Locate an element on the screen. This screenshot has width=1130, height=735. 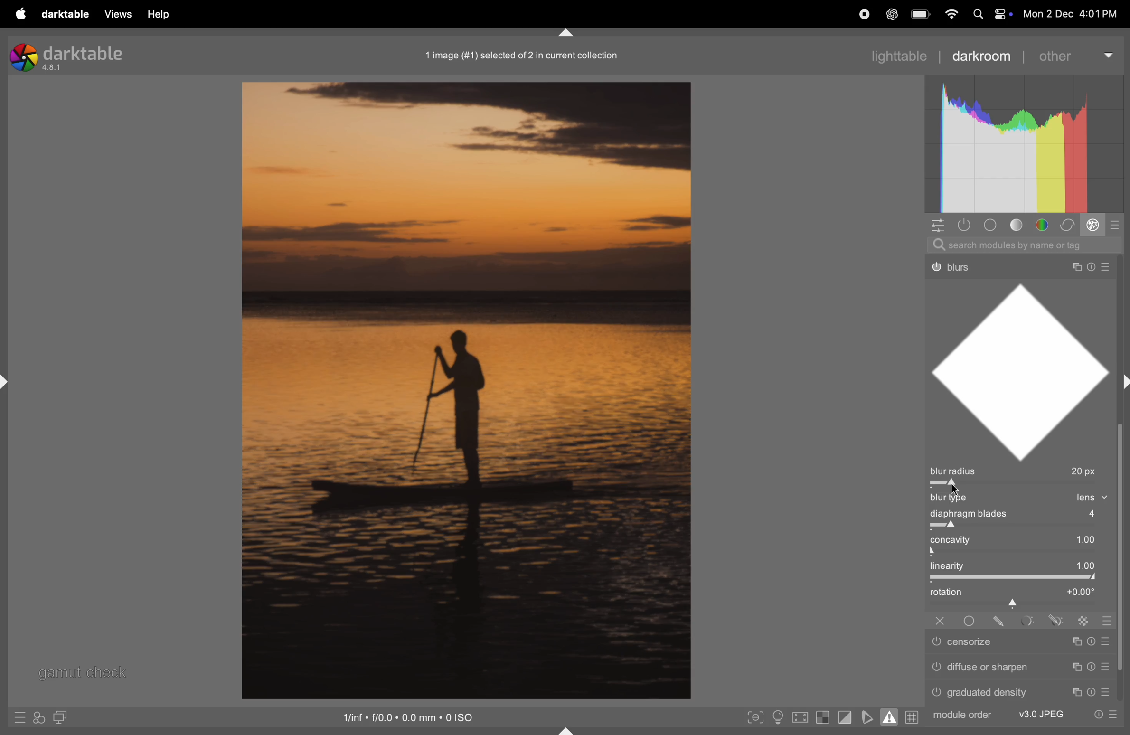
darkroom is located at coordinates (983, 56).